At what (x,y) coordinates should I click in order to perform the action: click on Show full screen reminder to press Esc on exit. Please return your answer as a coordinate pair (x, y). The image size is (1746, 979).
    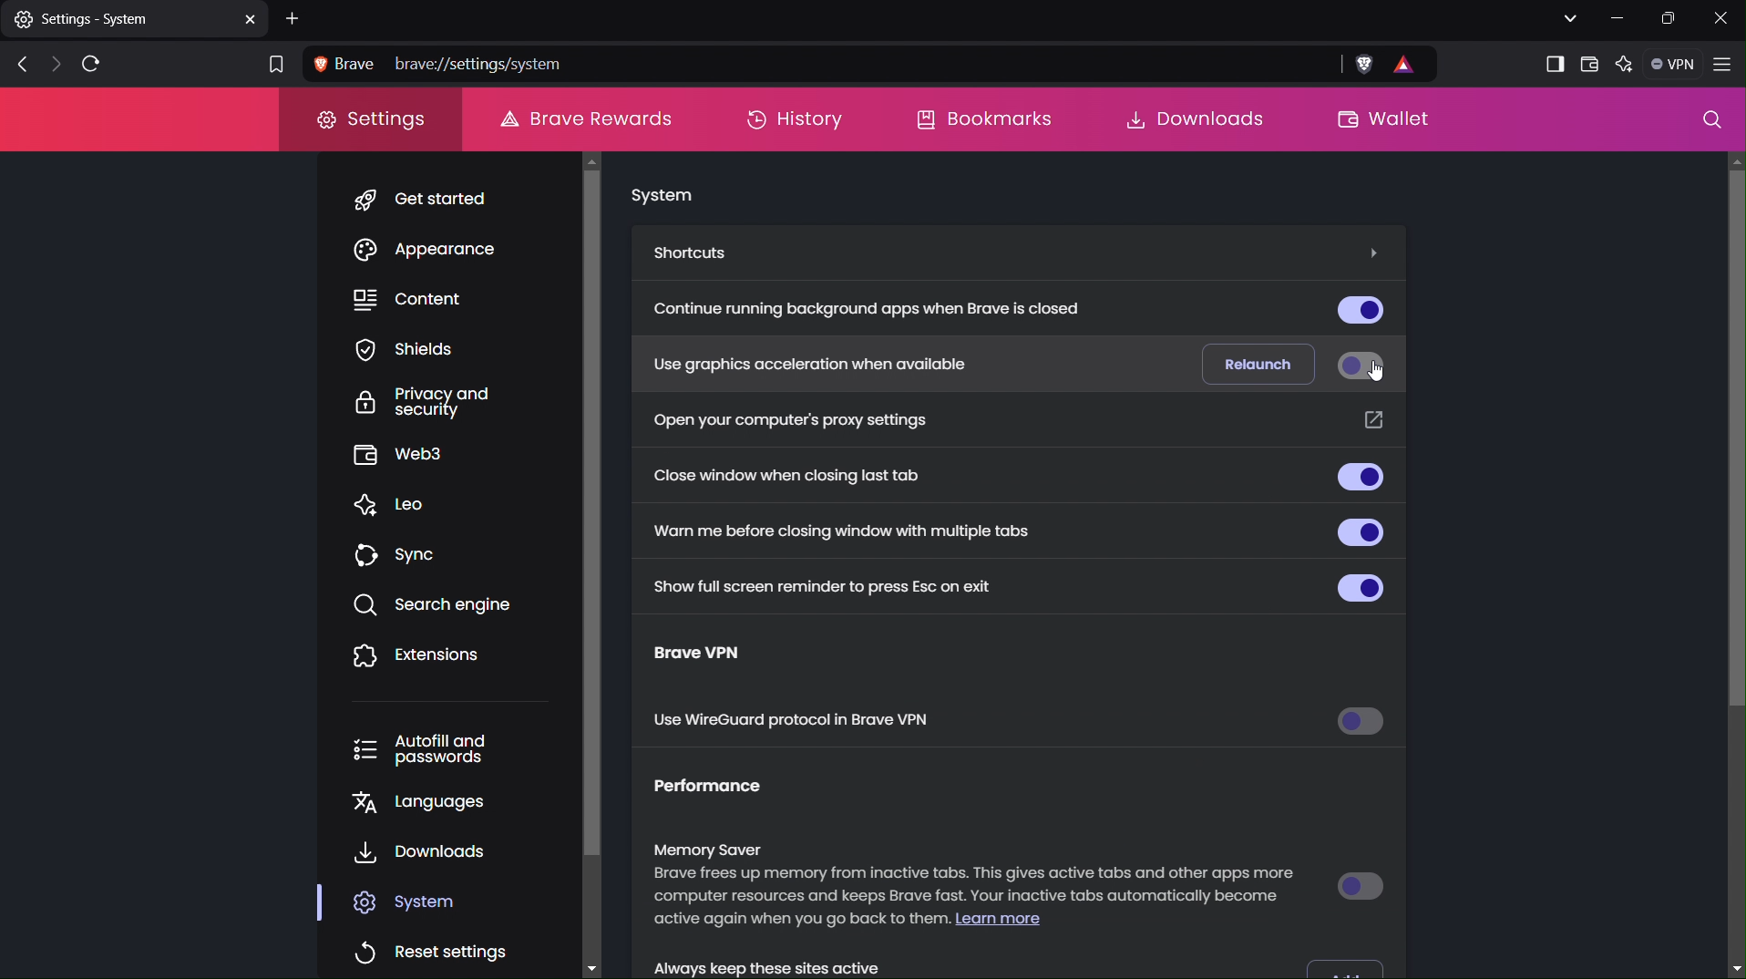
    Looking at the image, I should click on (816, 584).